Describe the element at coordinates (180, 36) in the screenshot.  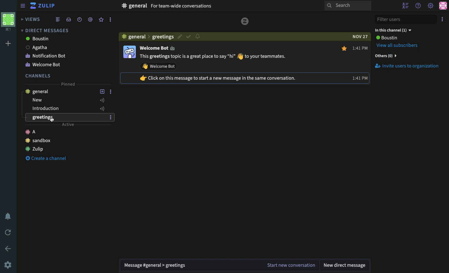
I see `Edit` at that location.